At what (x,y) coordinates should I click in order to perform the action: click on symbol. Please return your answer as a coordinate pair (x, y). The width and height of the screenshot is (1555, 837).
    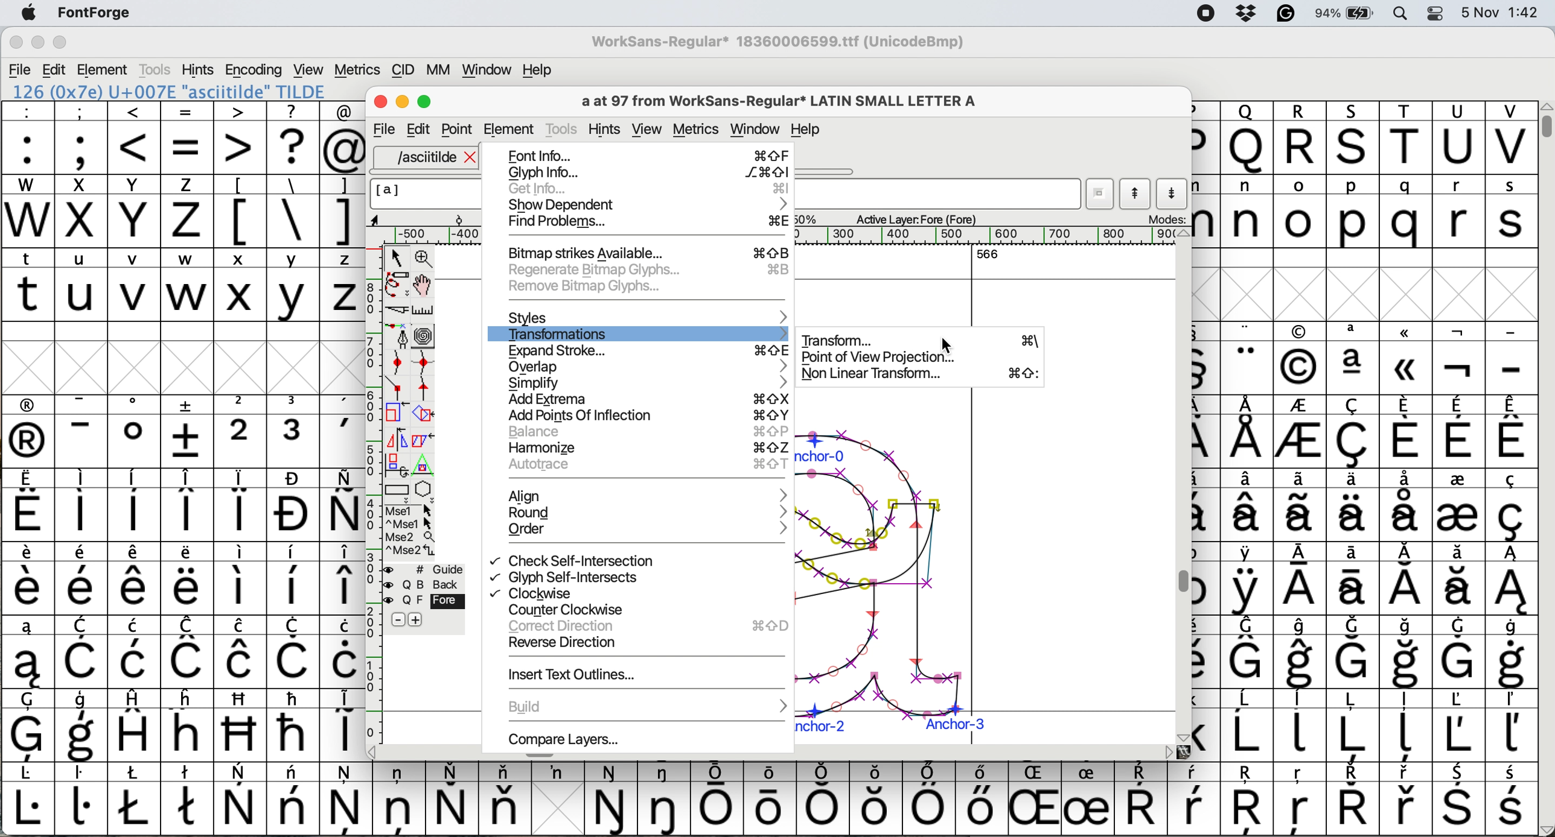
    Looking at the image, I should click on (343, 579).